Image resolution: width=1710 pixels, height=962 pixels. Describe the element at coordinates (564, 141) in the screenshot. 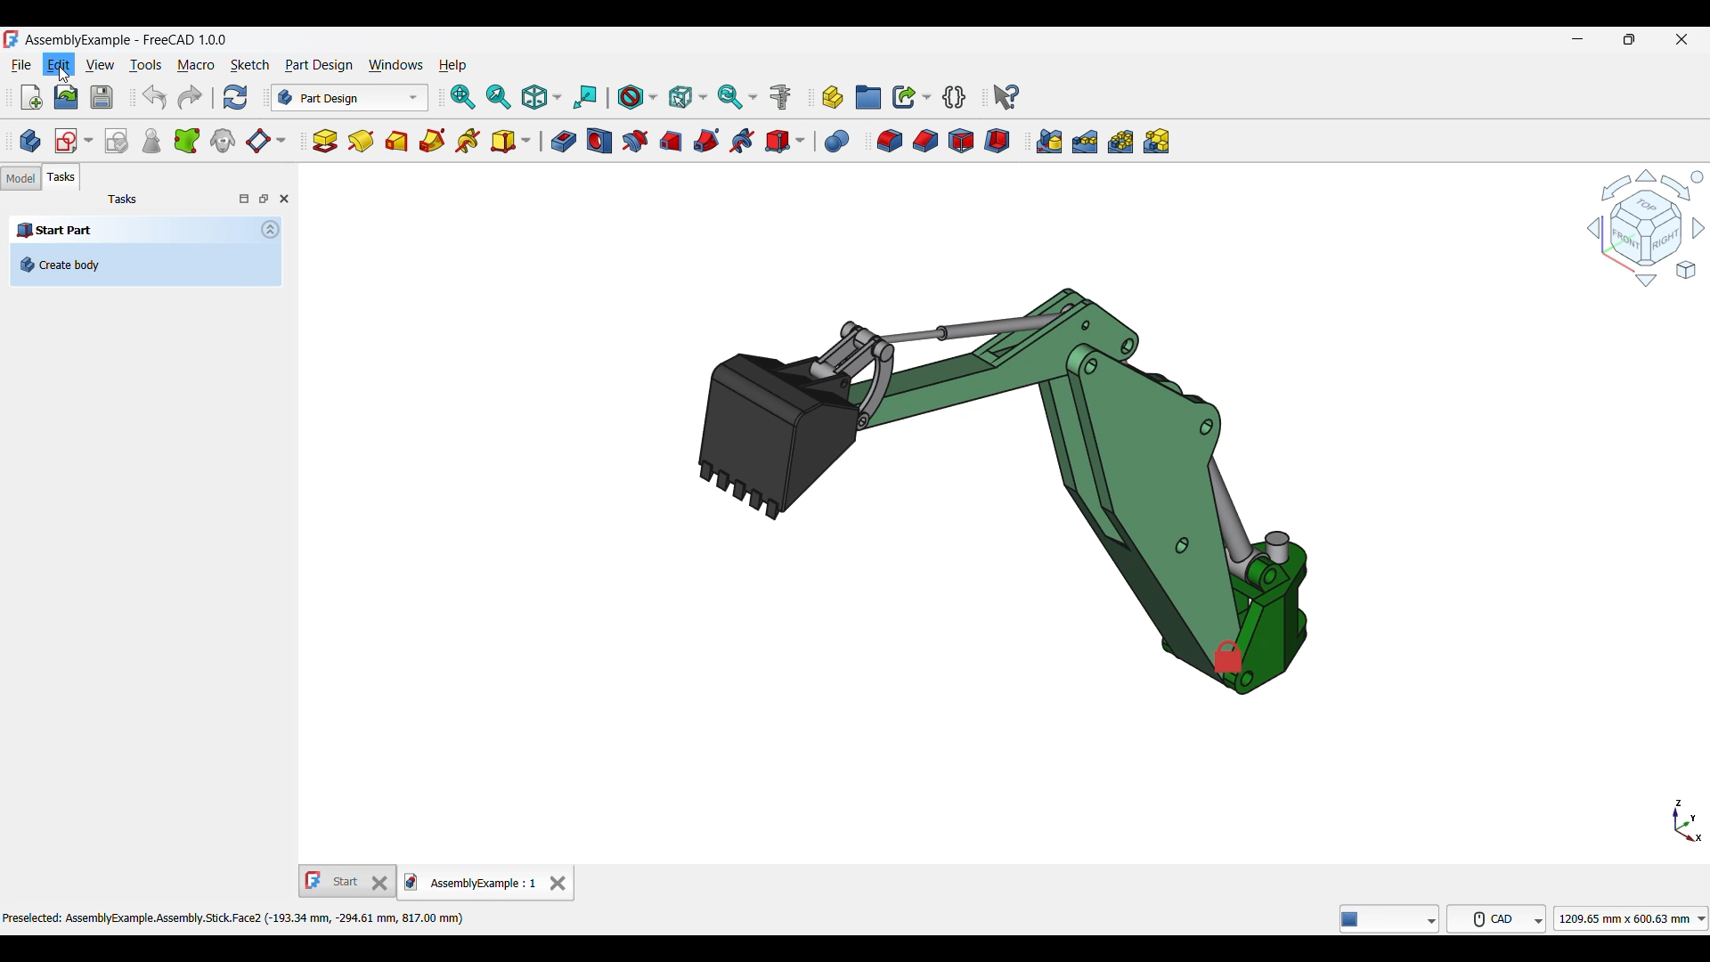

I see `Pocket` at that location.